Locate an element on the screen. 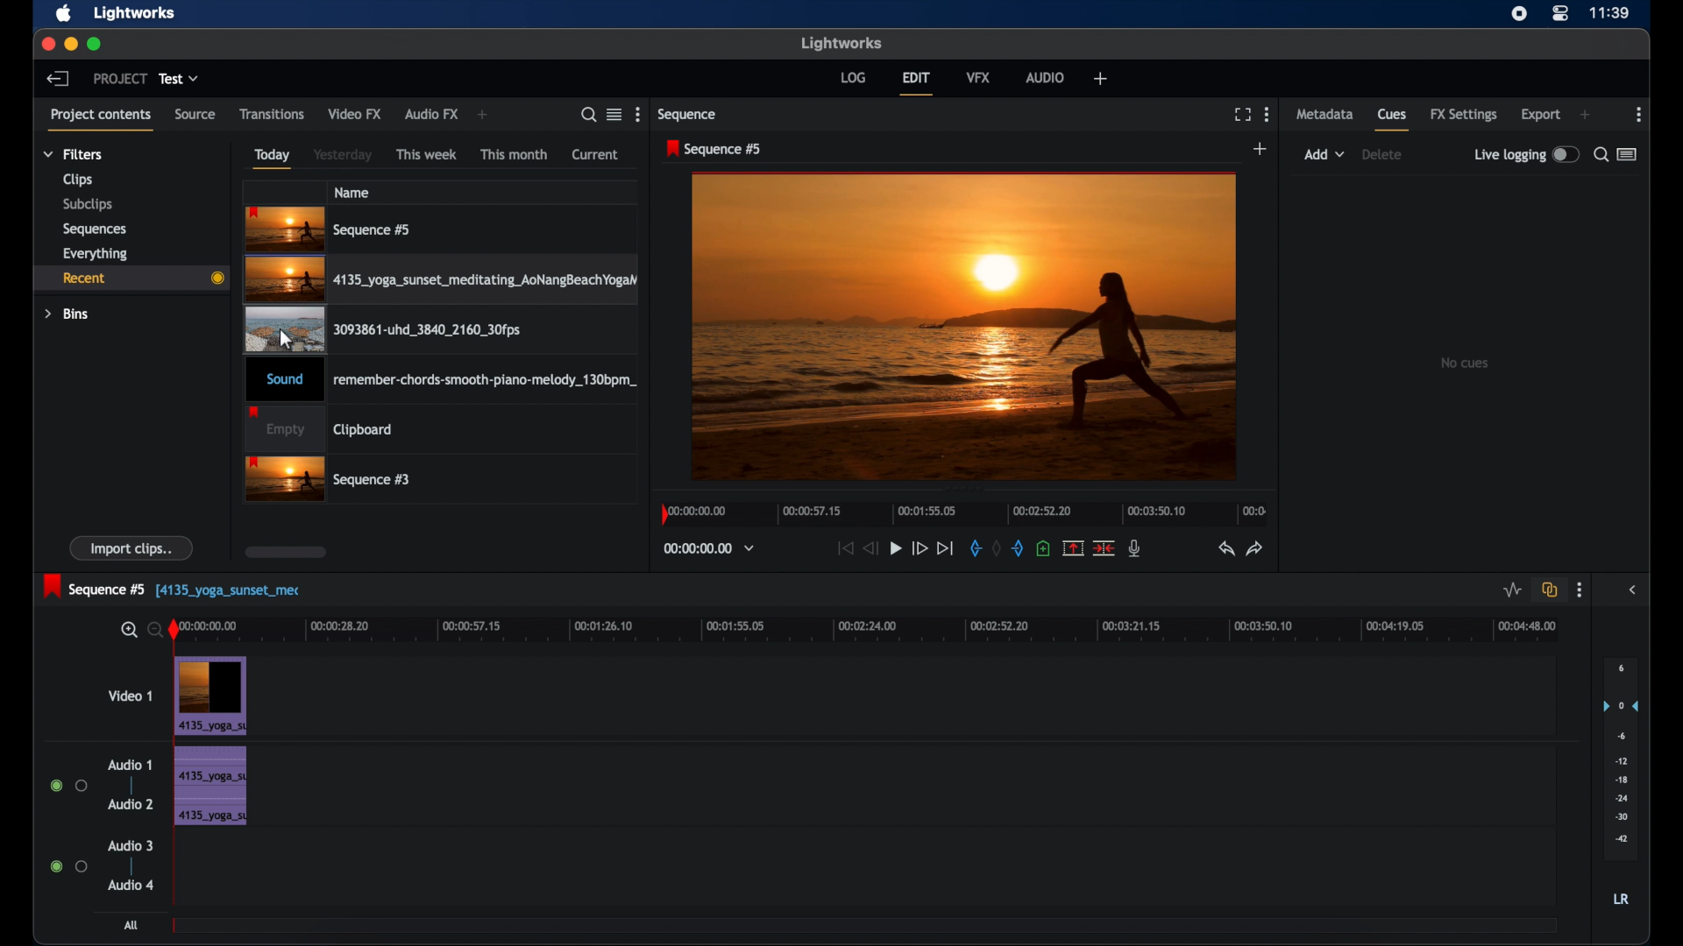 The width and height of the screenshot is (1683, 946). timeline scale is located at coordinates (877, 631).